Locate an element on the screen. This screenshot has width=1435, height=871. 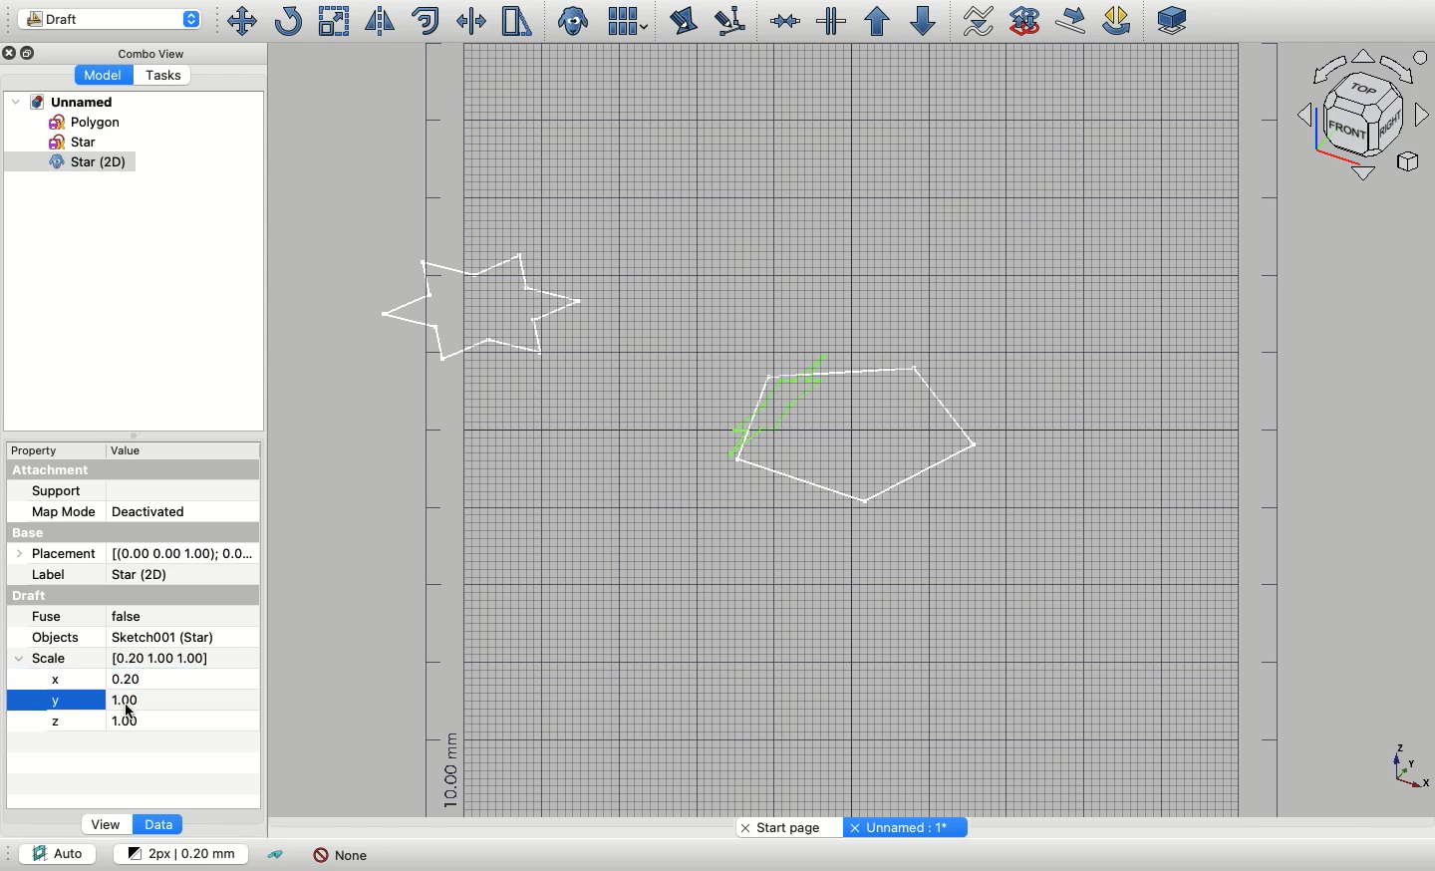
Draft rotate is located at coordinates (1117, 22).